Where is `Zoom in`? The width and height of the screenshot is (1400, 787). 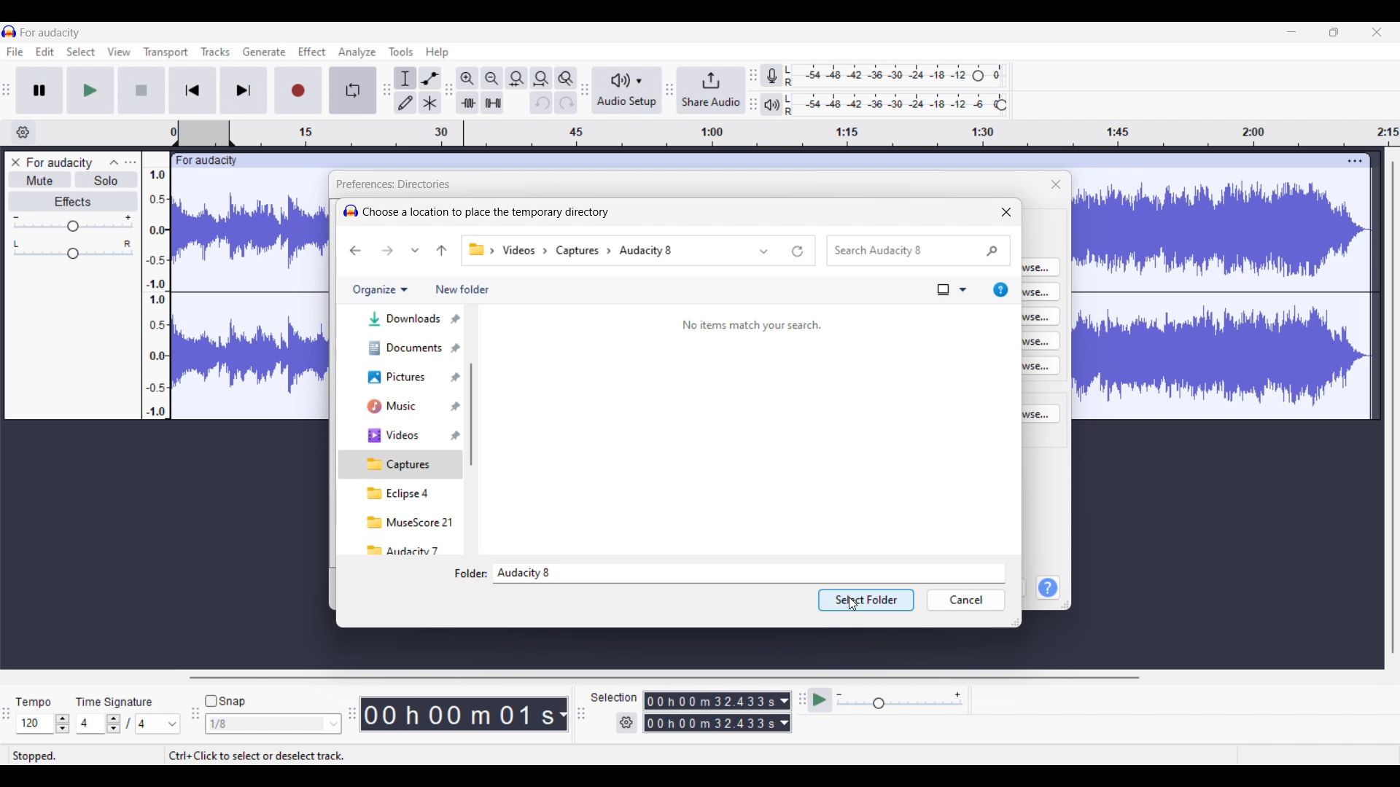 Zoom in is located at coordinates (467, 79).